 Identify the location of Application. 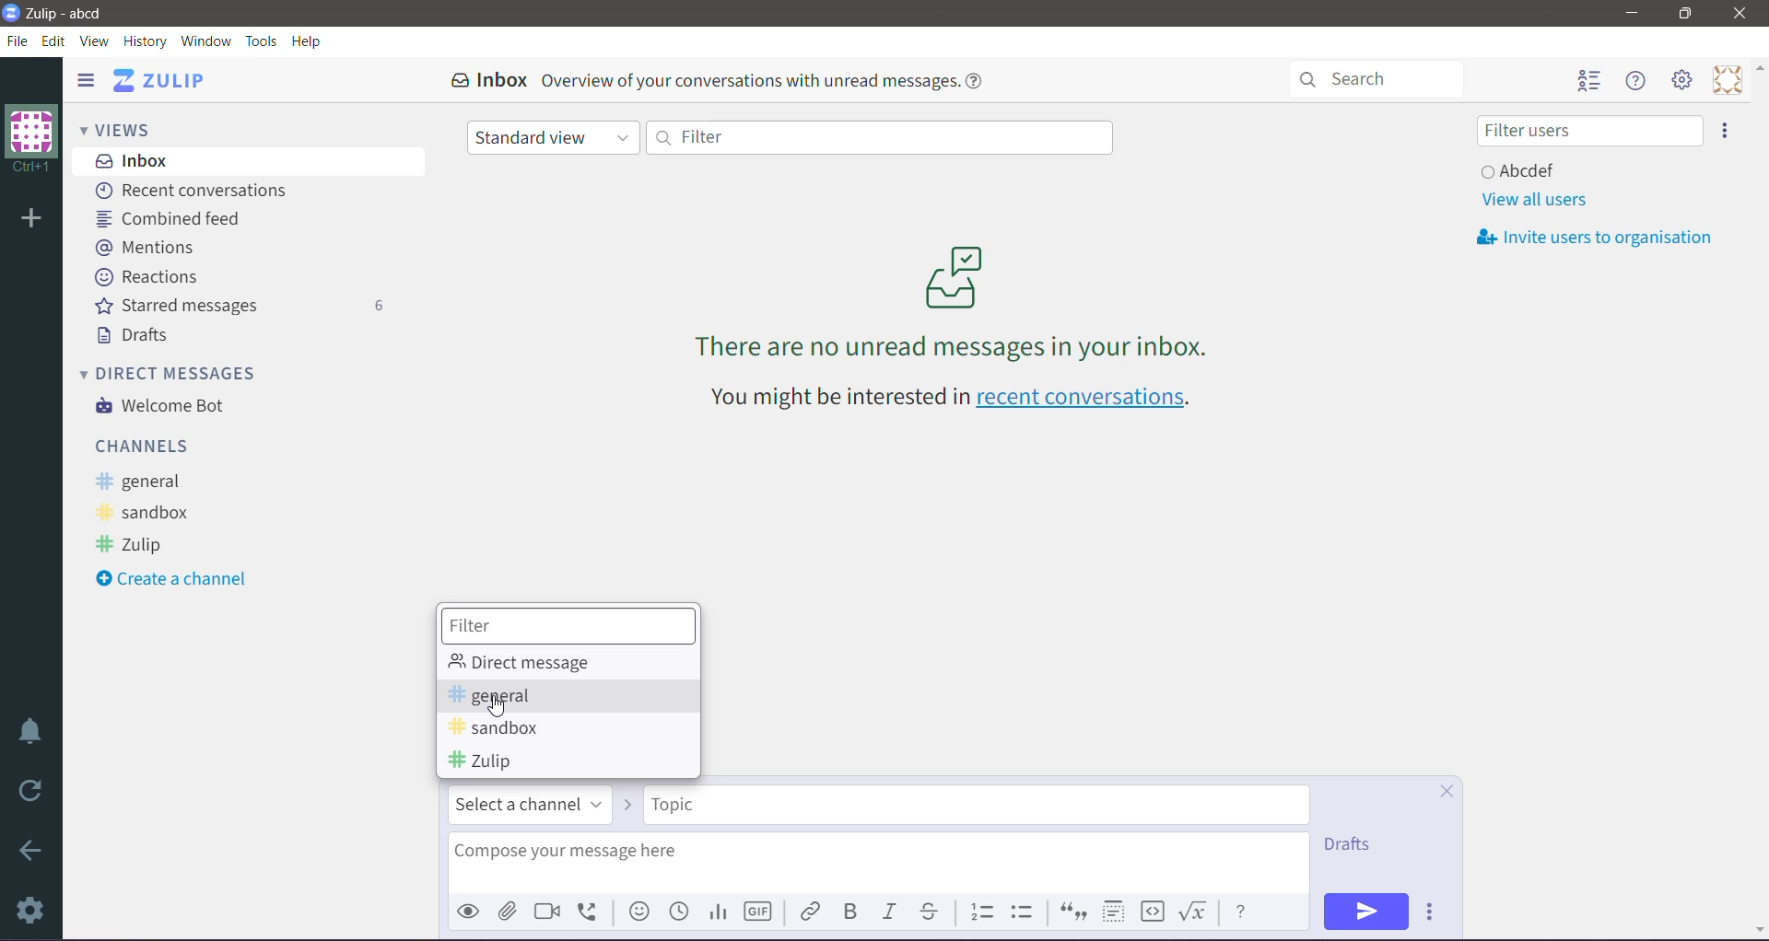
(165, 80).